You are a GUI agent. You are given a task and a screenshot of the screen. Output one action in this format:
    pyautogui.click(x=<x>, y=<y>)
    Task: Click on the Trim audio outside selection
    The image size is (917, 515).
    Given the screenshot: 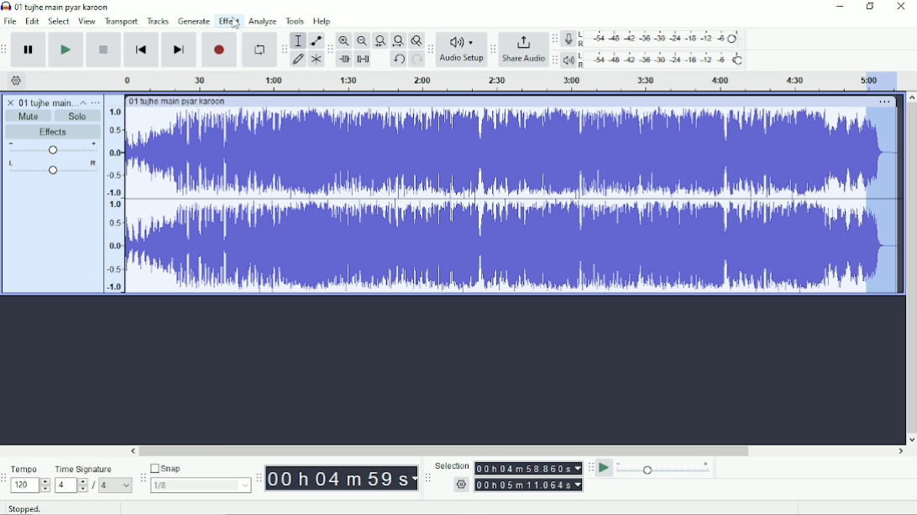 What is the action you would take?
    pyautogui.click(x=344, y=60)
    